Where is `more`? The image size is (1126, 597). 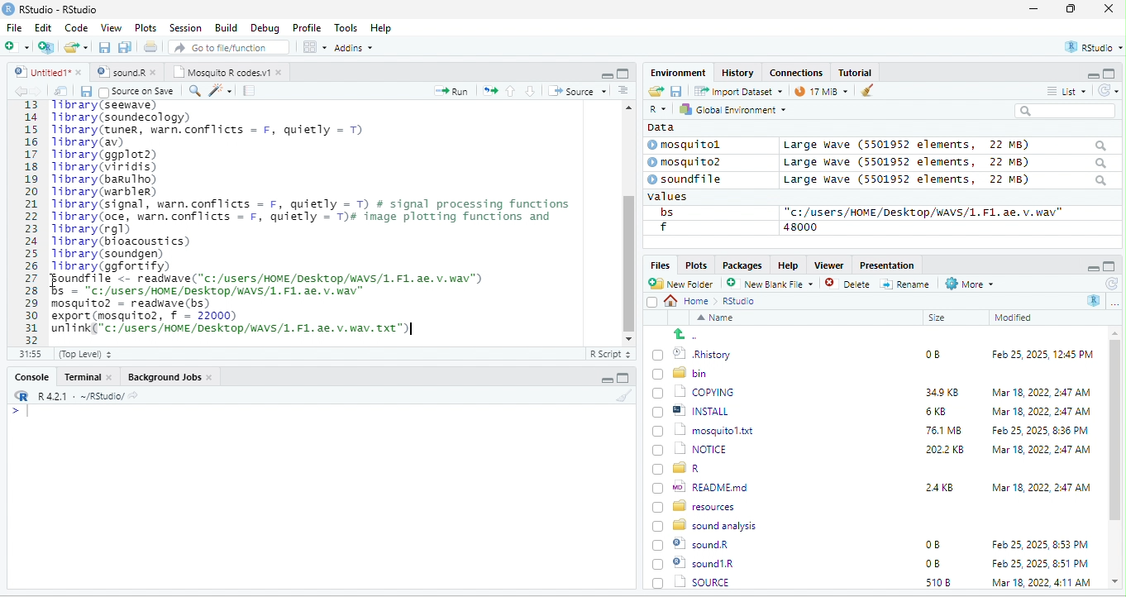 more is located at coordinates (1114, 303).